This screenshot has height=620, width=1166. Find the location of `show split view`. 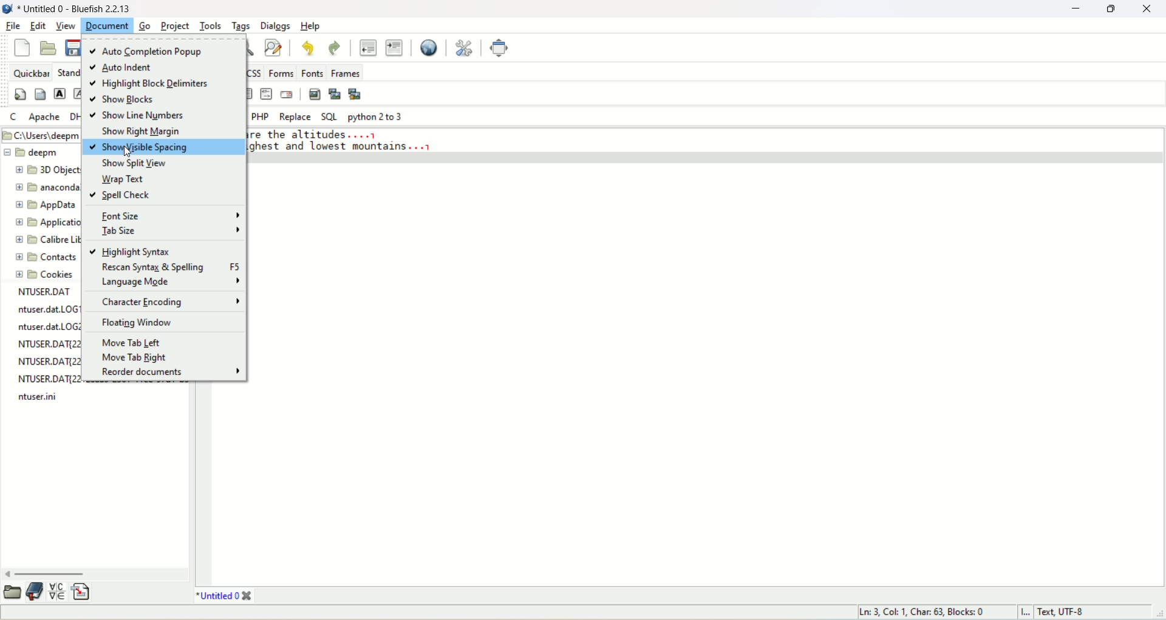

show split view is located at coordinates (140, 164).